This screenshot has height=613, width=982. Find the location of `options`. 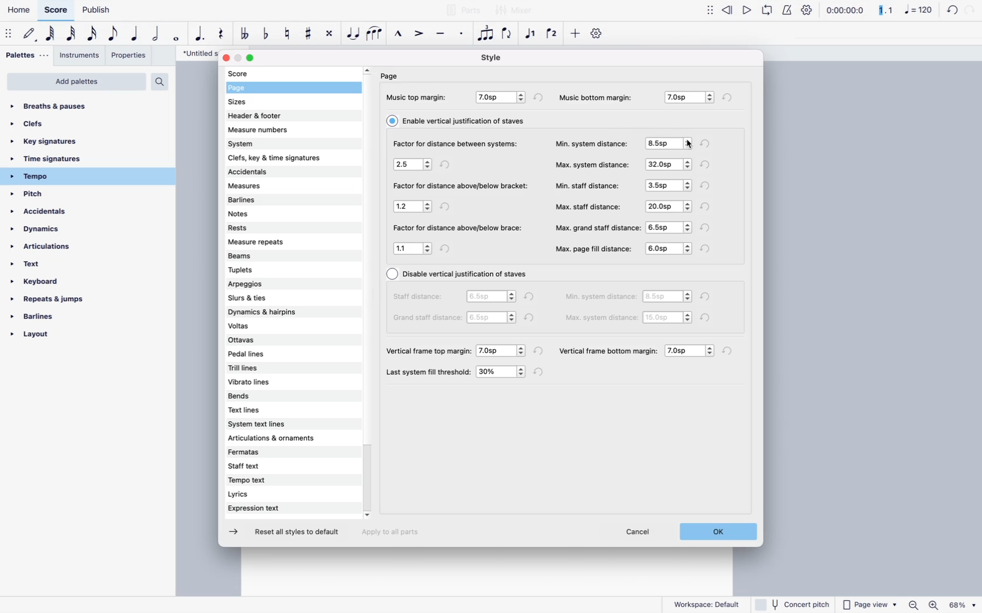

options is located at coordinates (668, 206).